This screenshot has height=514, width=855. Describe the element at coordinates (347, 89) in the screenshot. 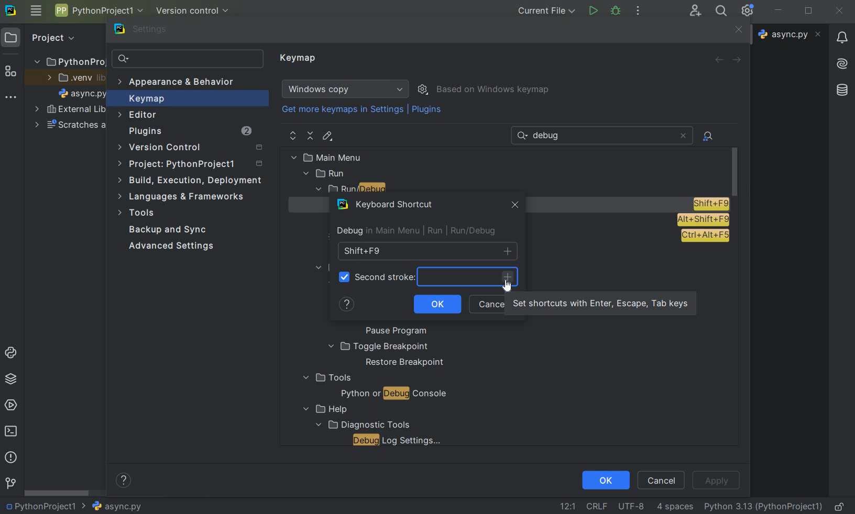

I see `windows copy` at that location.